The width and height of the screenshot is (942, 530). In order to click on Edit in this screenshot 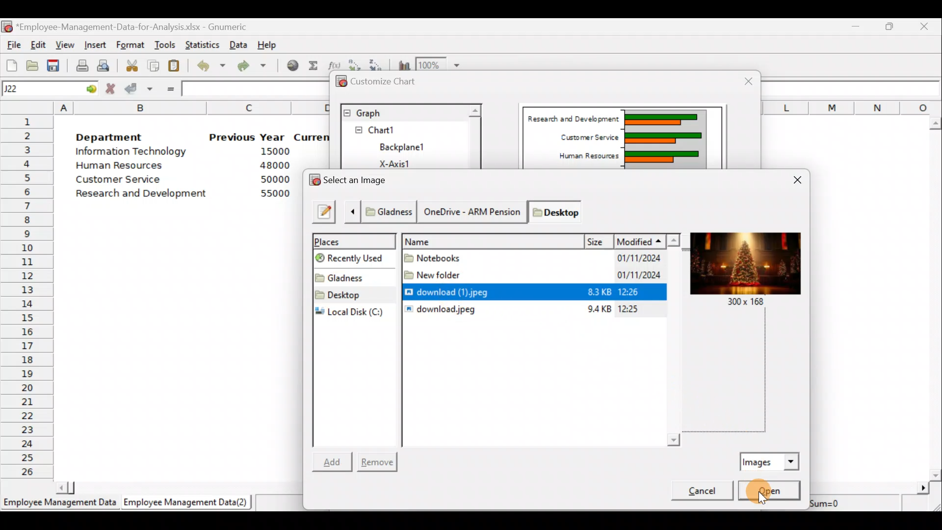, I will do `click(39, 44)`.